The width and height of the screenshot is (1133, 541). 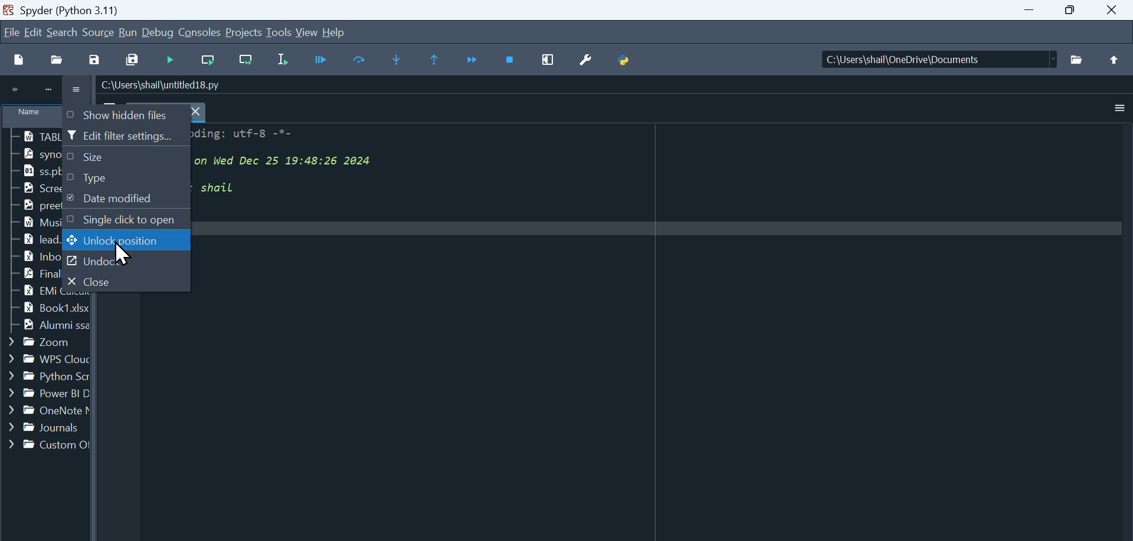 I want to click on , so click(x=99, y=31).